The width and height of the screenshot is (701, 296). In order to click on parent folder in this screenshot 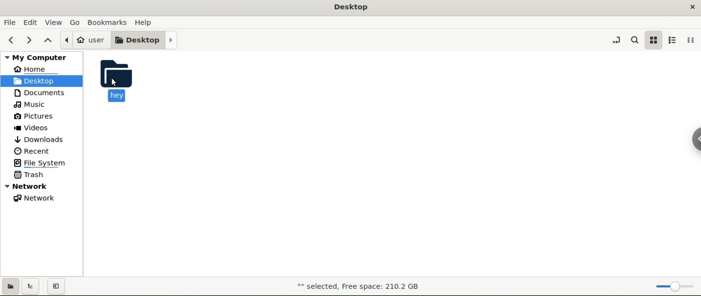, I will do `click(49, 39)`.